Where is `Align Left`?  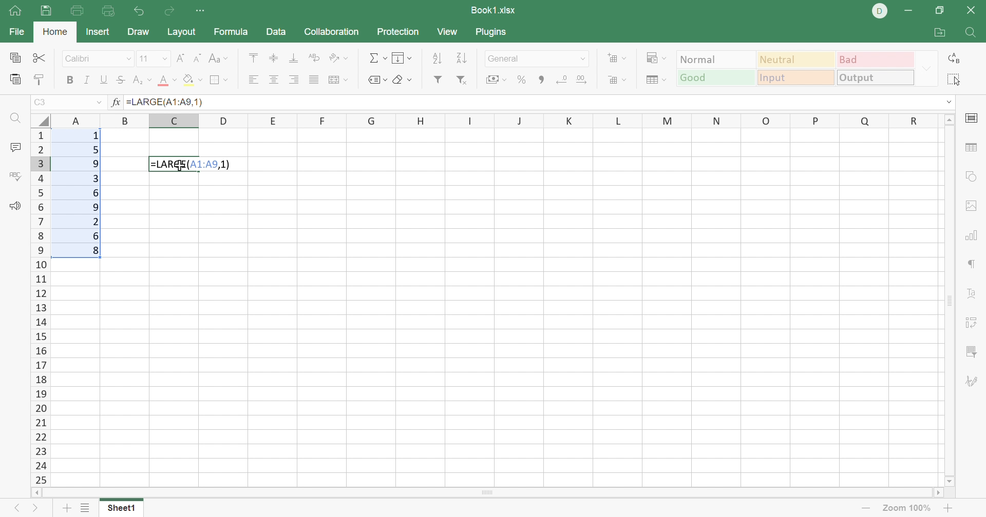 Align Left is located at coordinates (253, 79).